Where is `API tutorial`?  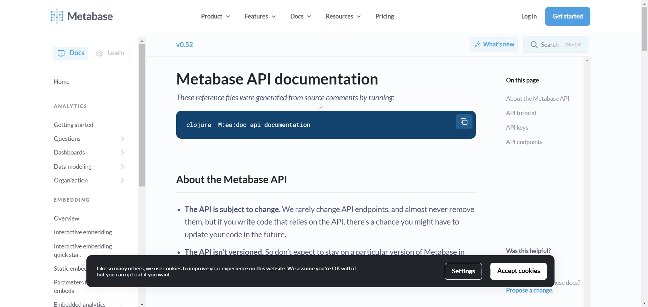
API tutorial is located at coordinates (533, 113).